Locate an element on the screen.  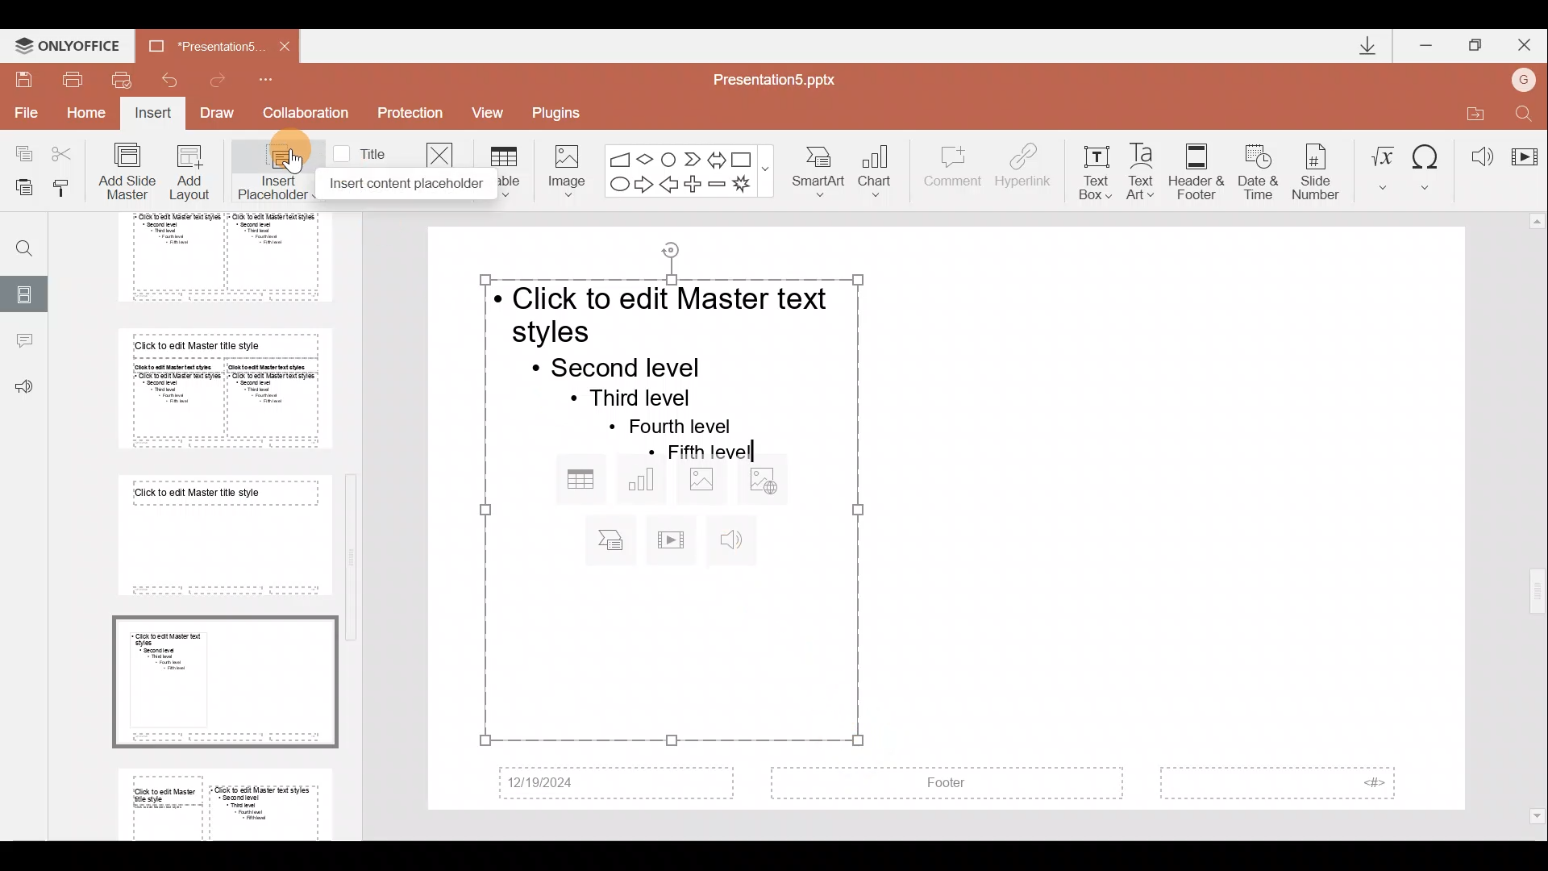
Find is located at coordinates (19, 242).